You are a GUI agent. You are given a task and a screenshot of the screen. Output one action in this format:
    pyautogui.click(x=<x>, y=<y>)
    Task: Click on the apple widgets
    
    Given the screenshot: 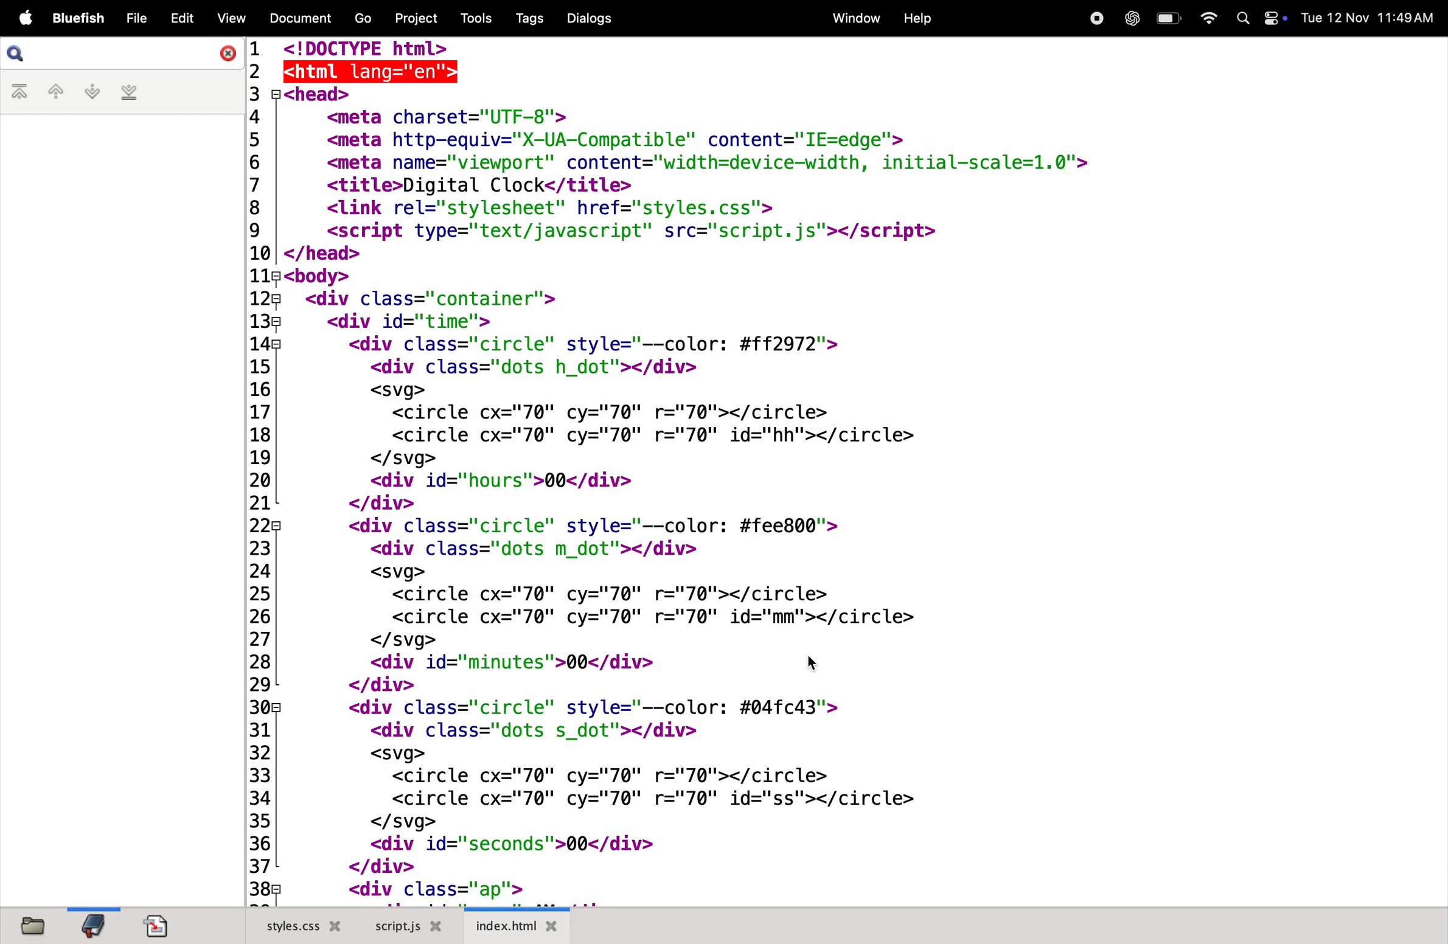 What is the action you would take?
    pyautogui.click(x=1263, y=18)
    